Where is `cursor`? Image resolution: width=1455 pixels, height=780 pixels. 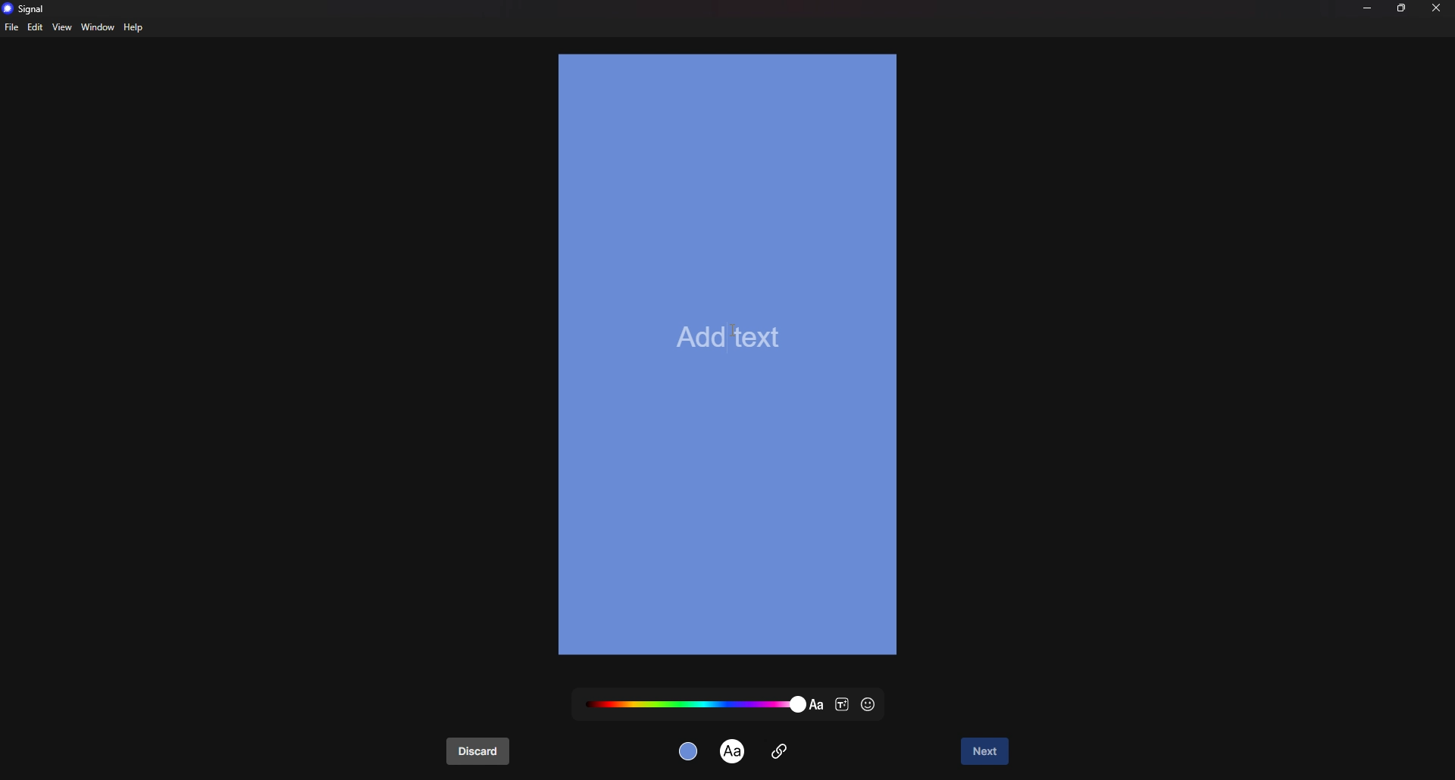
cursor is located at coordinates (737, 333).